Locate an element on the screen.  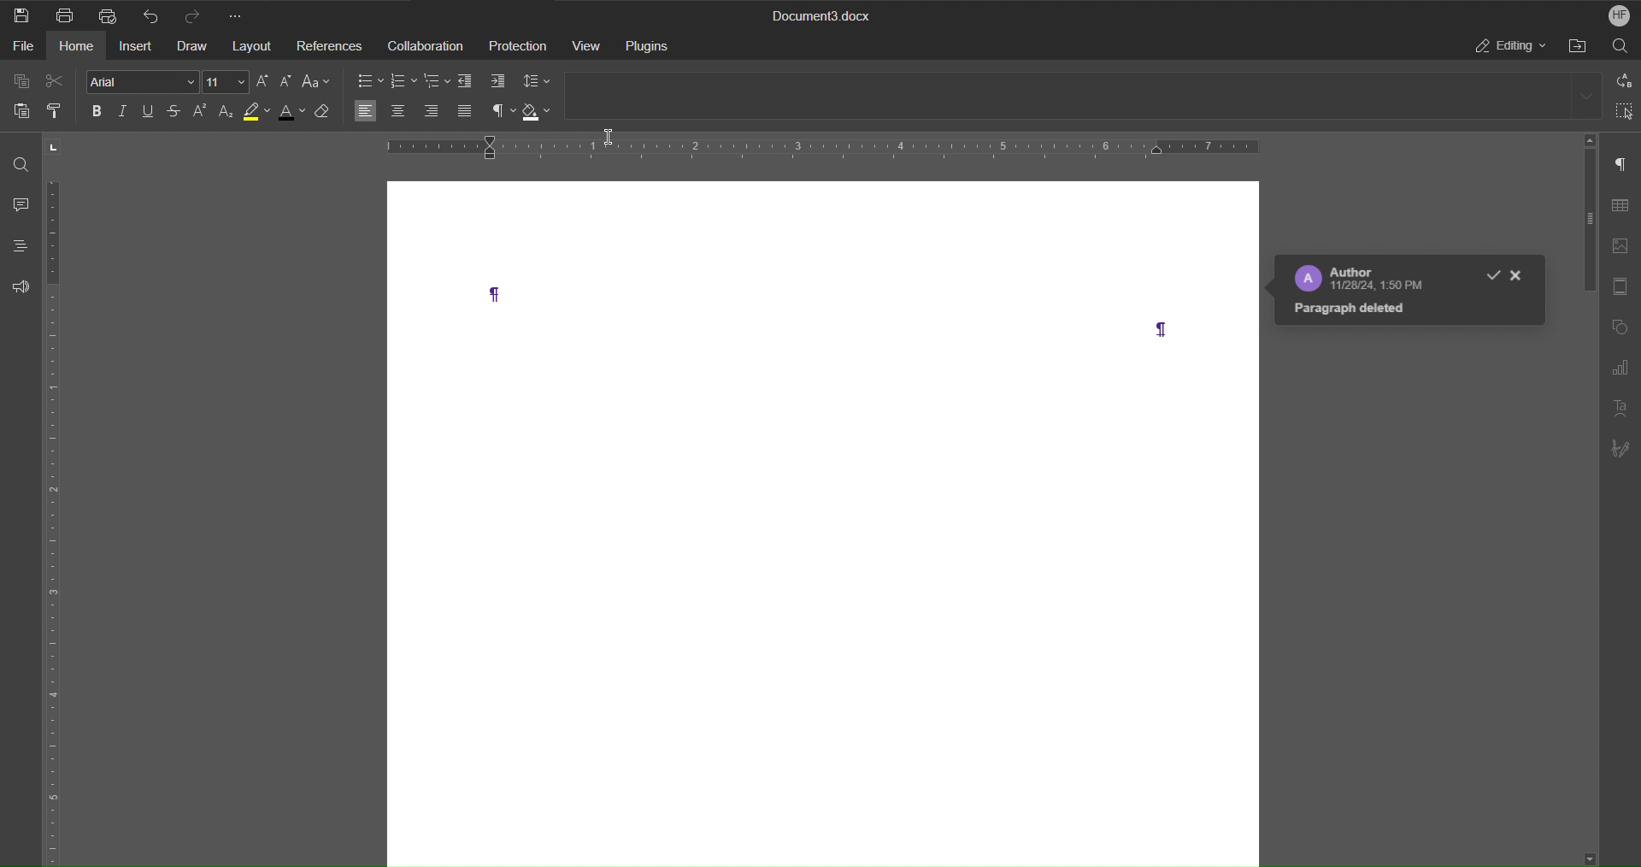
Scroll bar is located at coordinates (1583, 370).